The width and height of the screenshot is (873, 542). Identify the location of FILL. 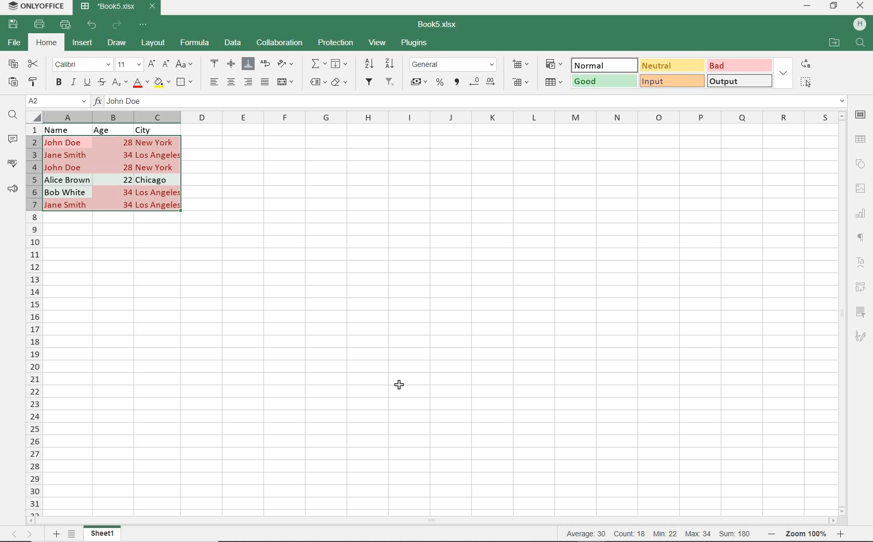
(342, 64).